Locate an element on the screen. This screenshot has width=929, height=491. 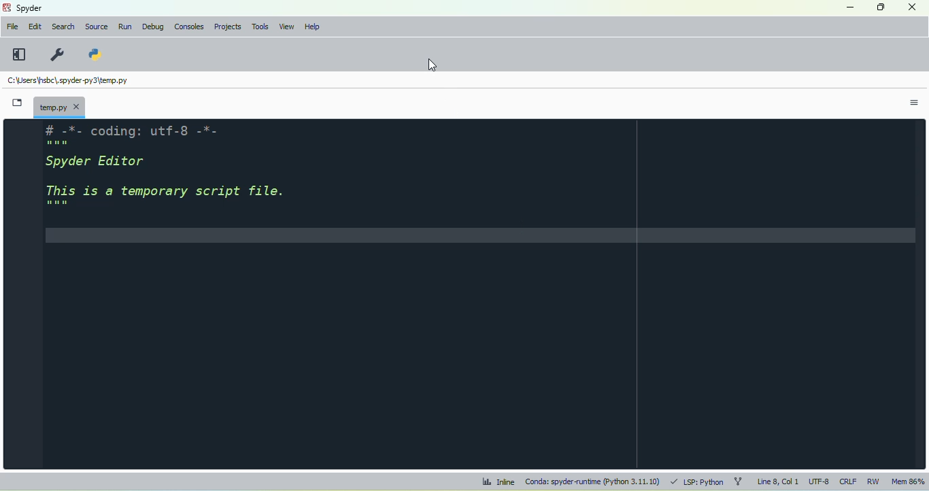
file is located at coordinates (13, 27).